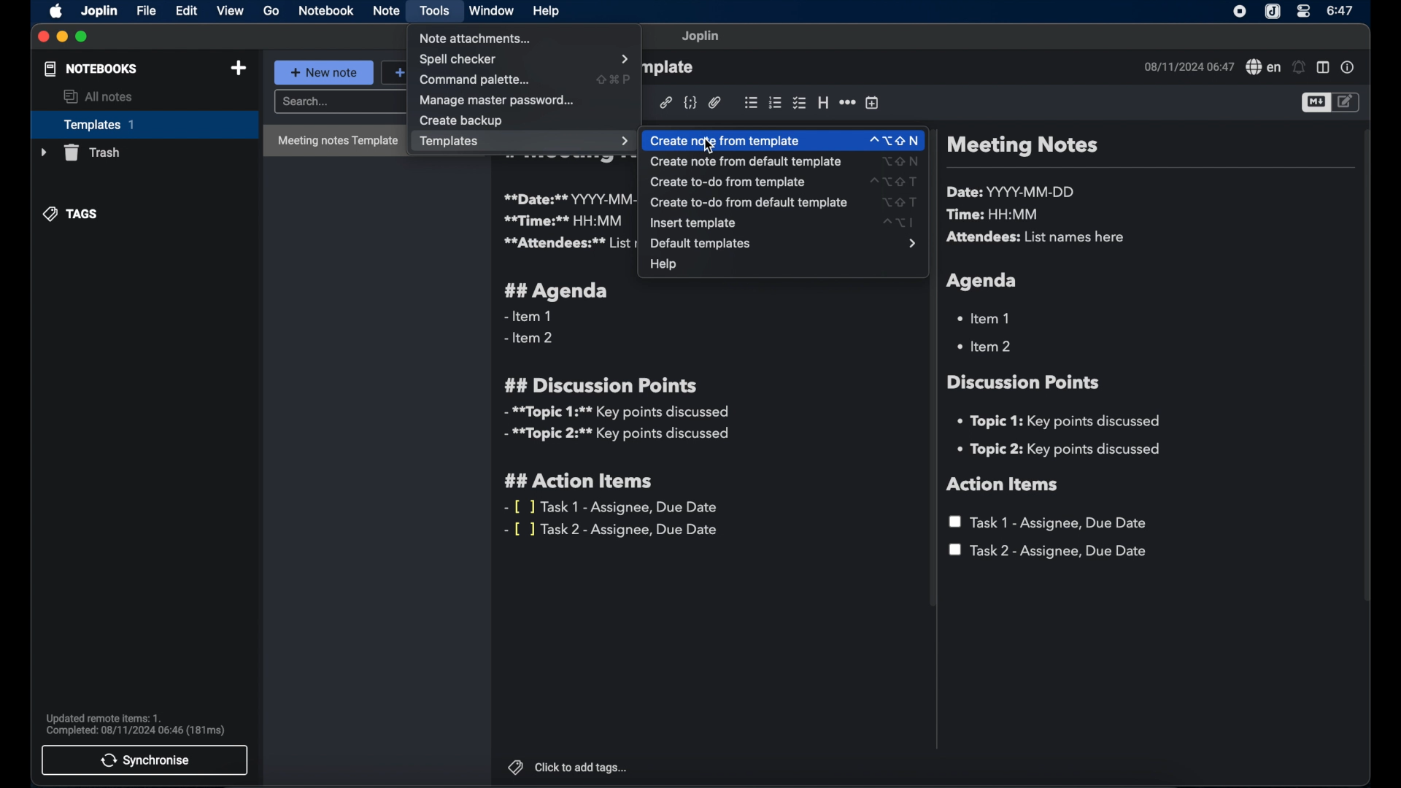 The height and width of the screenshot is (788, 1401). I want to click on meeting notes template, so click(333, 140).